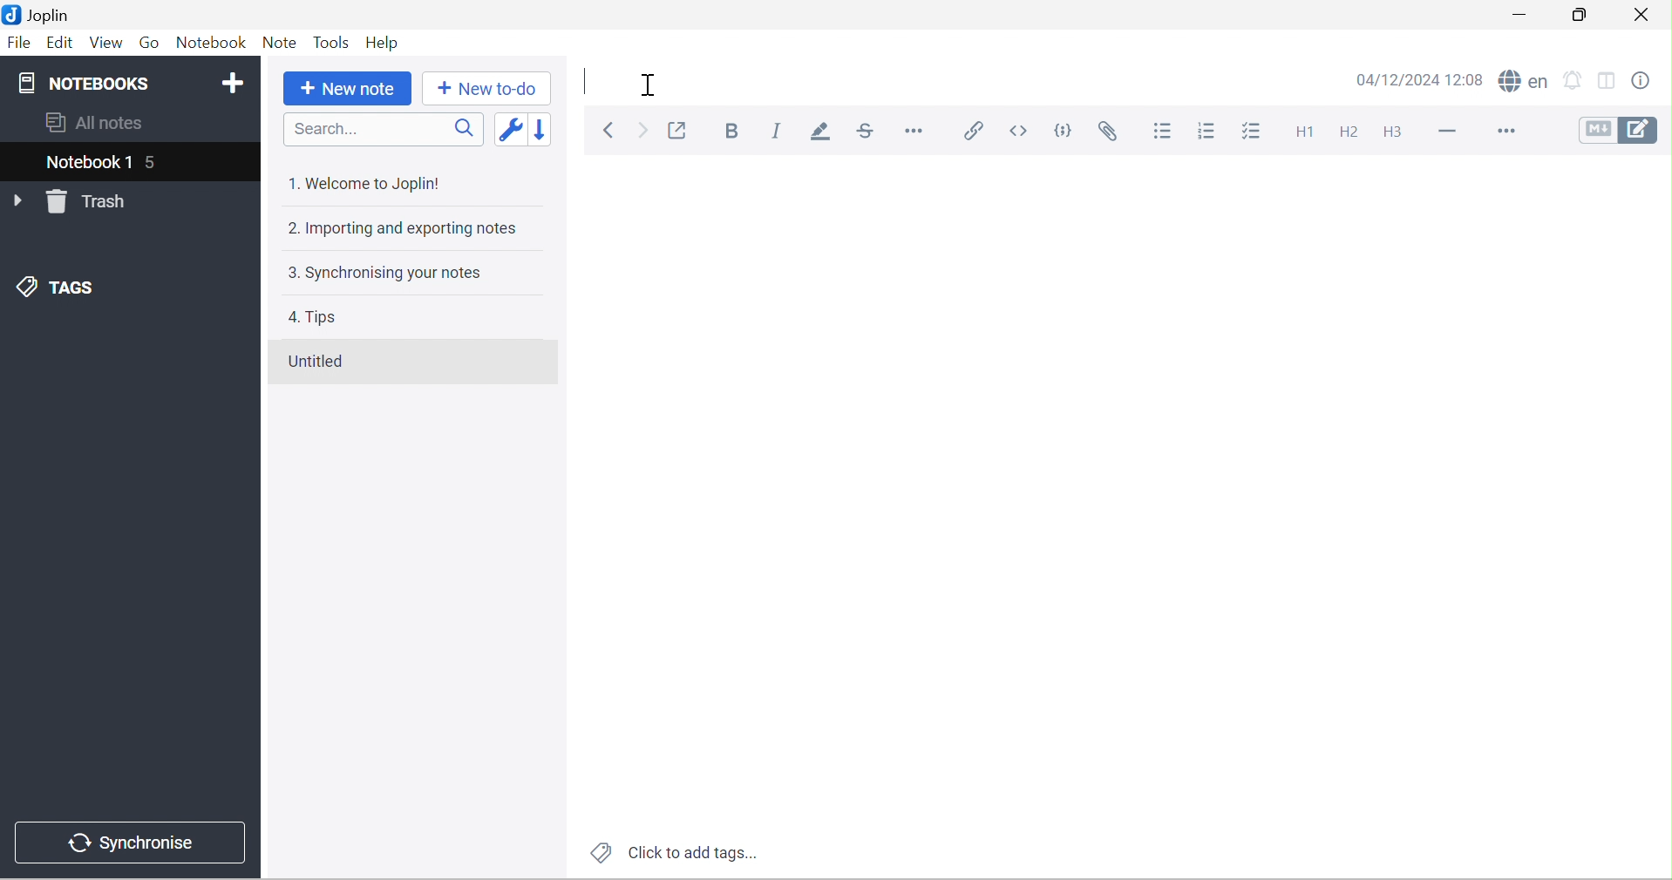 The height and width of the screenshot is (880, 1672). What do you see at coordinates (642, 132) in the screenshot?
I see `Forward` at bounding box center [642, 132].